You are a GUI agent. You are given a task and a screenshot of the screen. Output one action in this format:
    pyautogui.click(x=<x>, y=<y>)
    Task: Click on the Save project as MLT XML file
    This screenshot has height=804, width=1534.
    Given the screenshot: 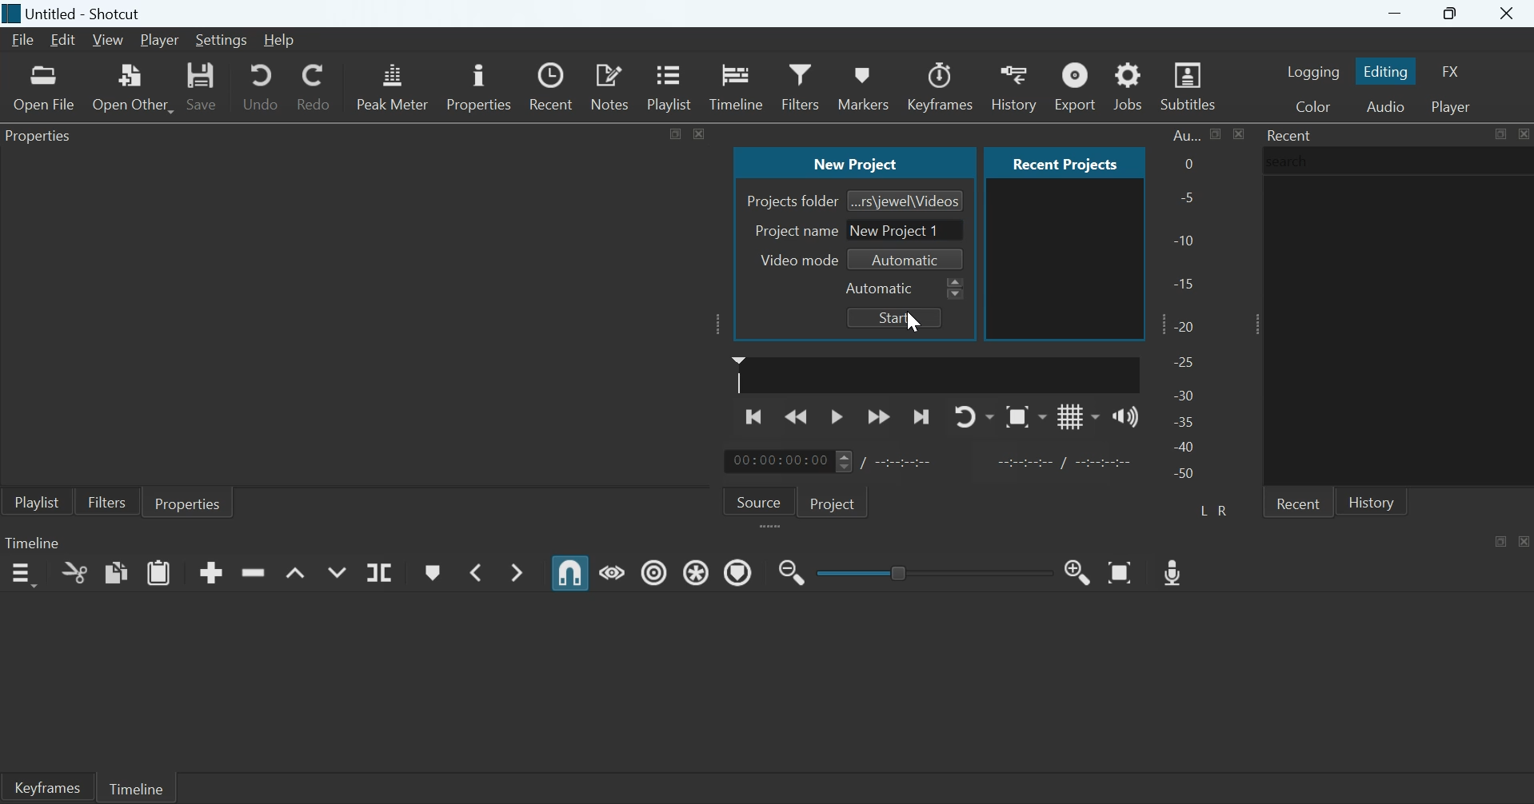 What is the action you would take?
    pyautogui.click(x=203, y=86)
    